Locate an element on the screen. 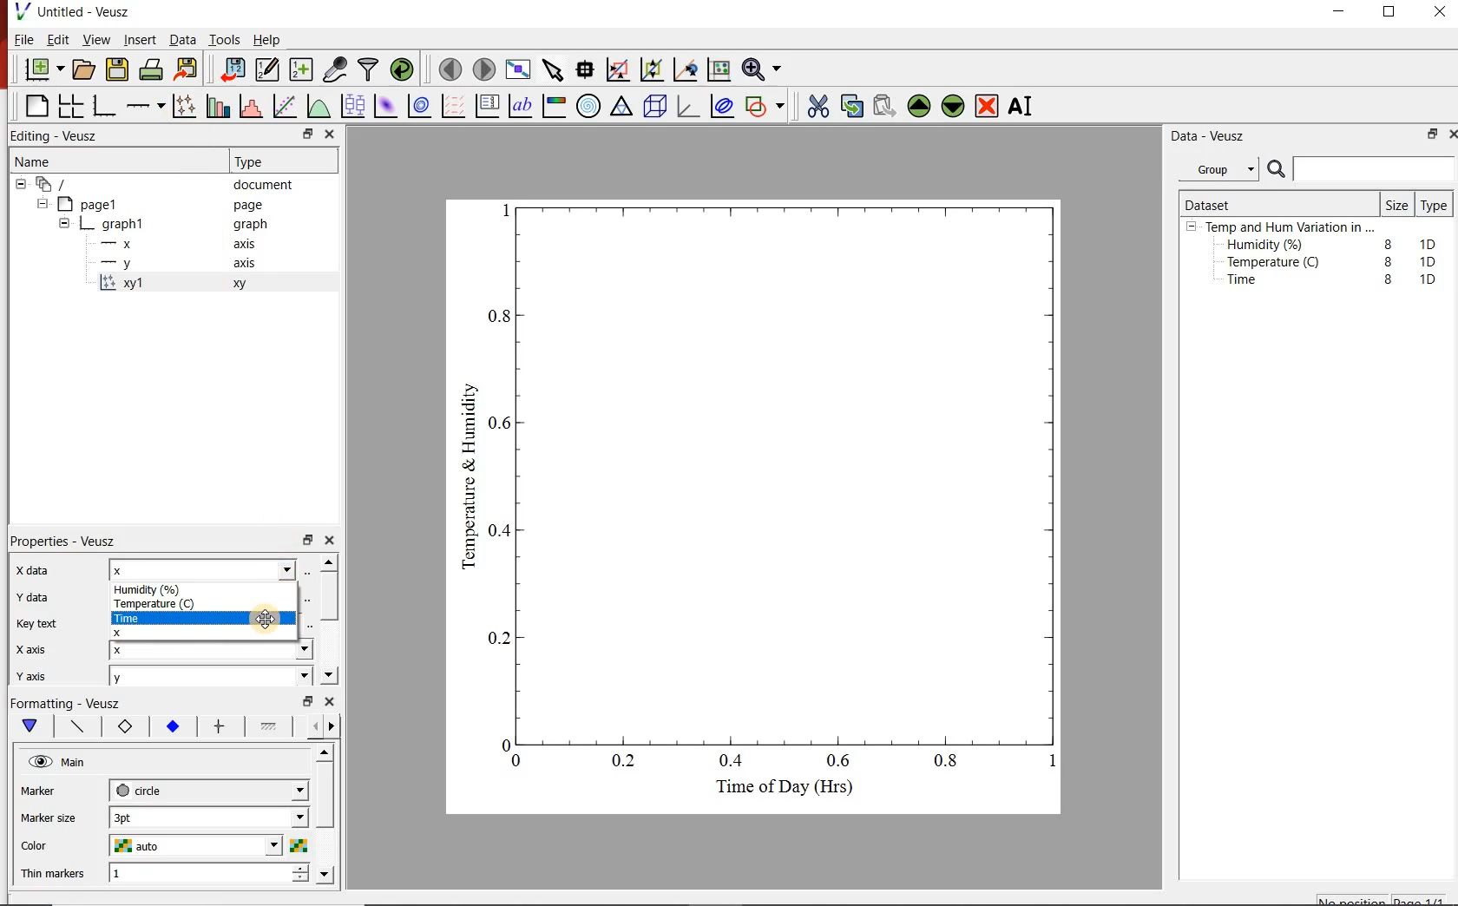 The height and width of the screenshot is (906, 1458). Type is located at coordinates (260, 161).